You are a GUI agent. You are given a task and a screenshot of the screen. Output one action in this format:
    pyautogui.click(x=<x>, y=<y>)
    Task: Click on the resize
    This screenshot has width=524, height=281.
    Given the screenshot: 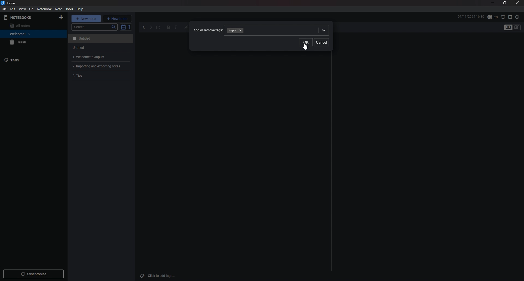 What is the action you would take?
    pyautogui.click(x=504, y=3)
    